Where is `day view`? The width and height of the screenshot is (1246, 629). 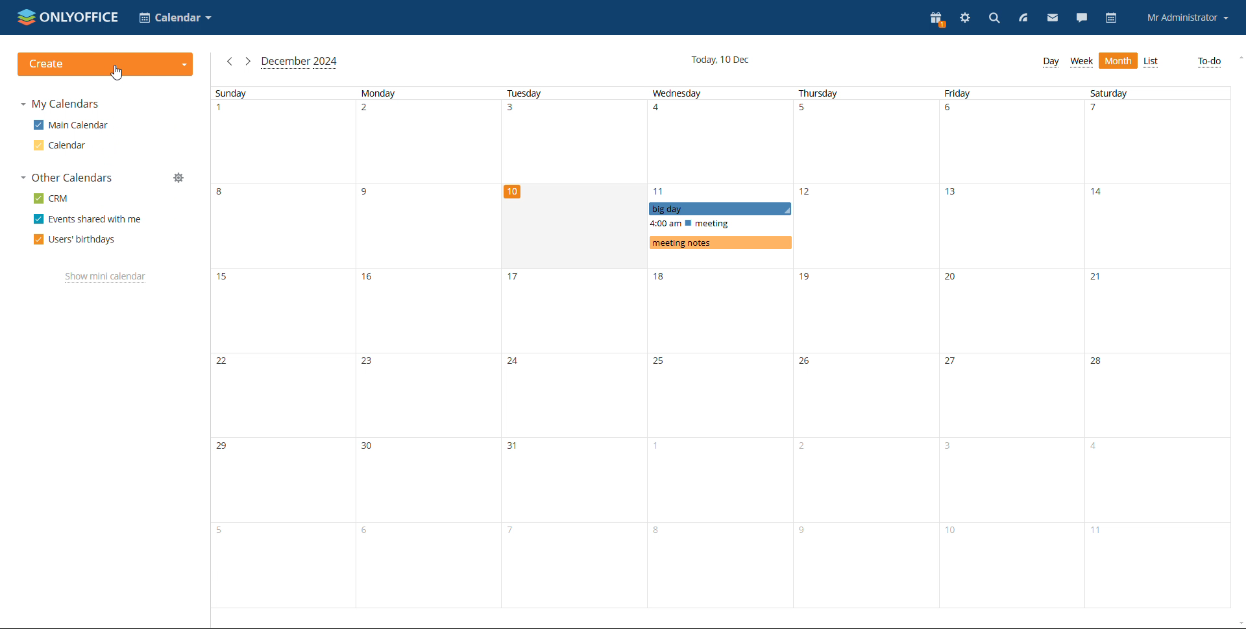 day view is located at coordinates (1051, 62).